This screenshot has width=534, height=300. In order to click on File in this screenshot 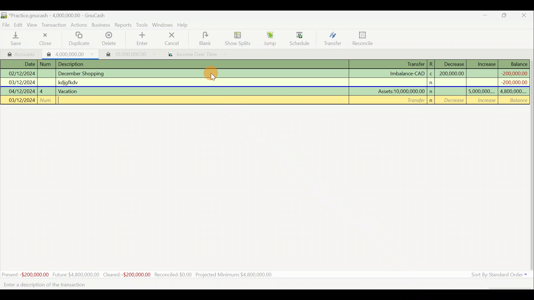, I will do `click(6, 25)`.